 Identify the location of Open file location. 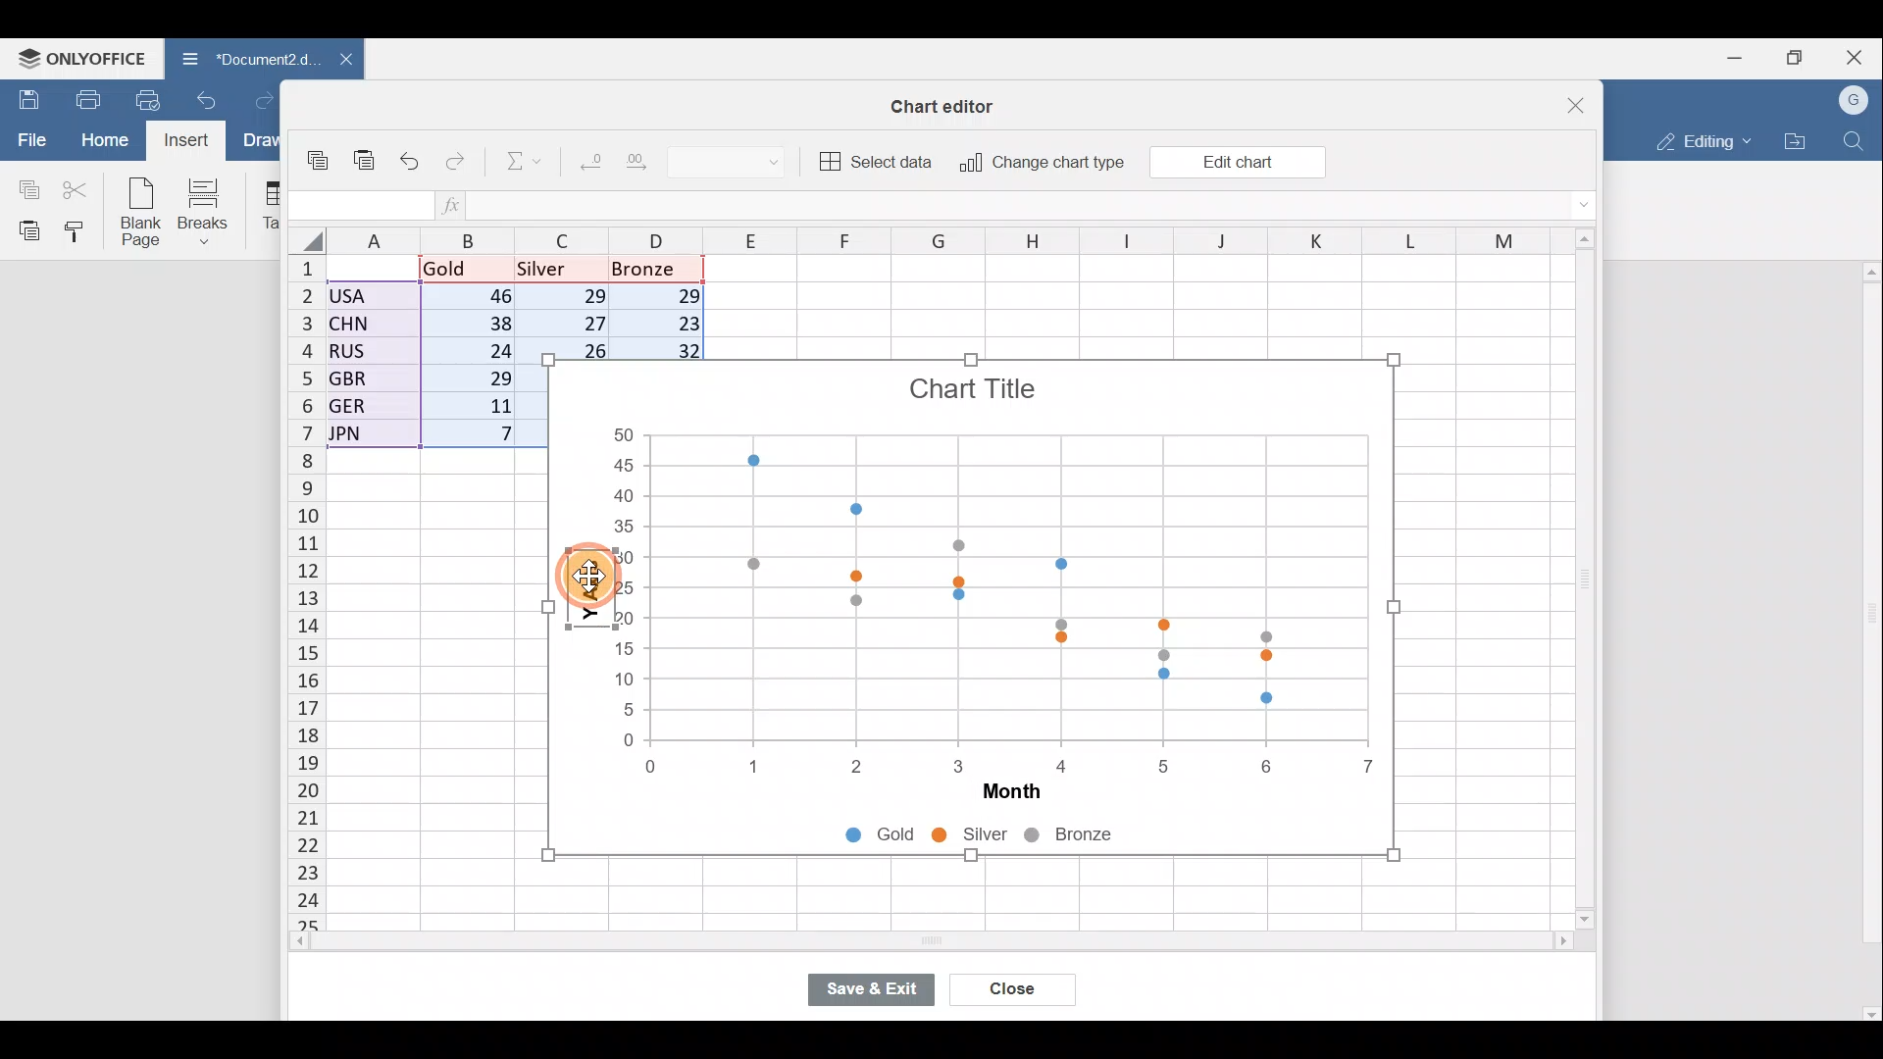
(1795, 140).